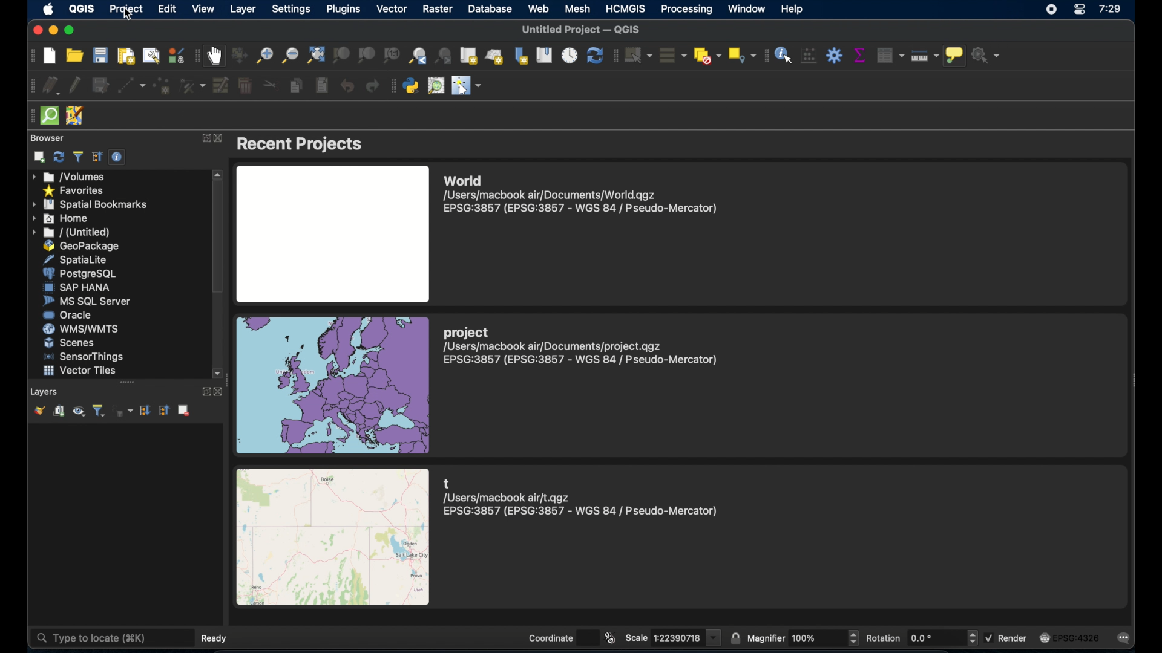  Describe the element at coordinates (856, 638) in the screenshot. I see `` at that location.